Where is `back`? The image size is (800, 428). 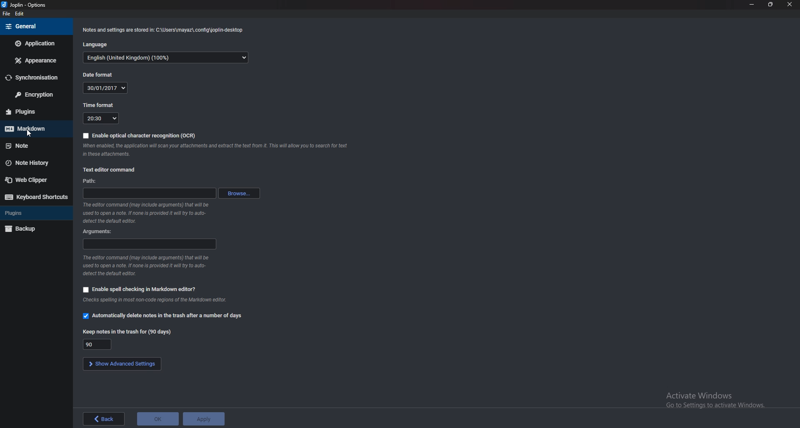
back is located at coordinates (104, 419).